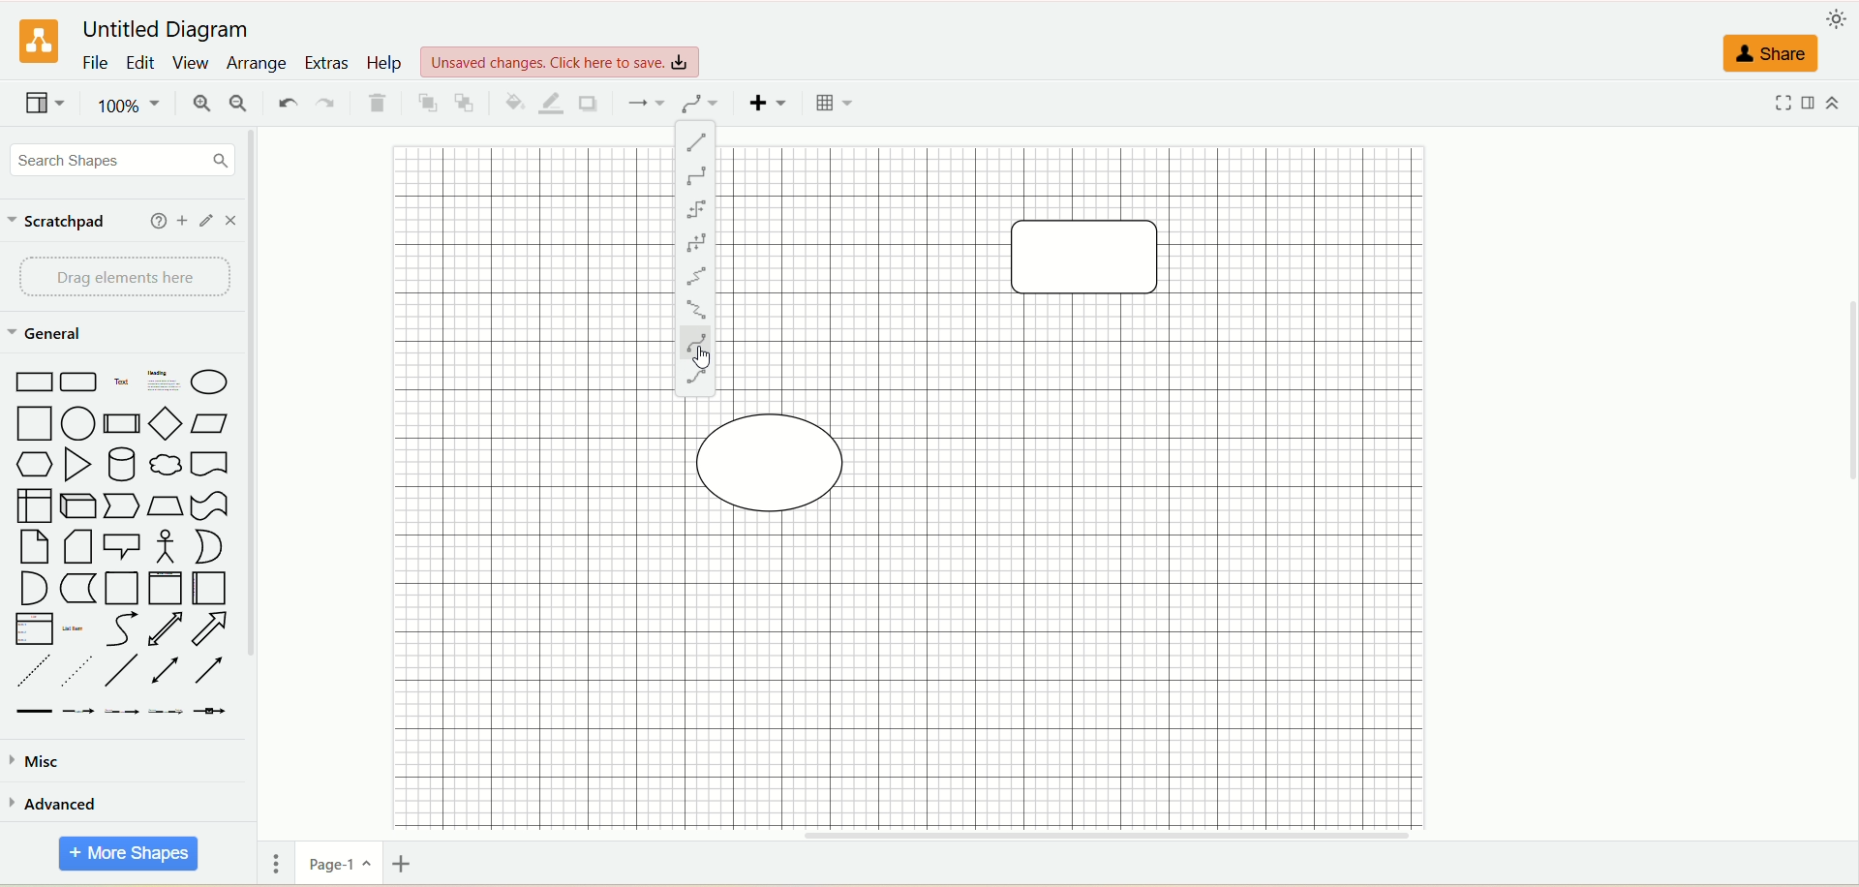 This screenshot has height=887, width=1859. I want to click on simple, so click(696, 209).